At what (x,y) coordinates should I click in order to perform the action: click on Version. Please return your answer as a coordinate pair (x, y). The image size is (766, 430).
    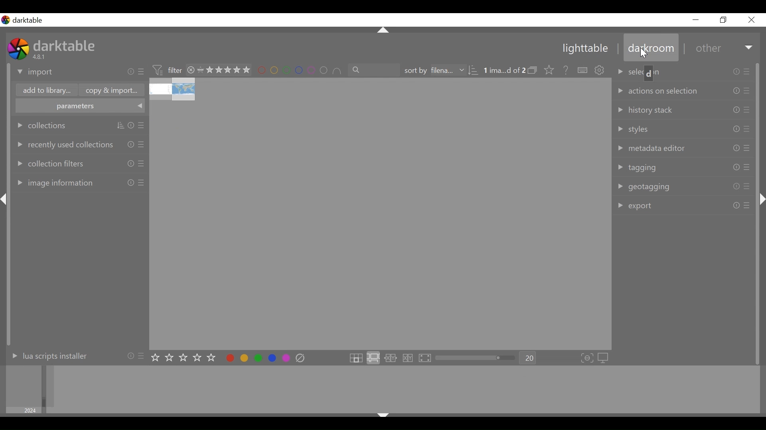
    Looking at the image, I should click on (41, 57).